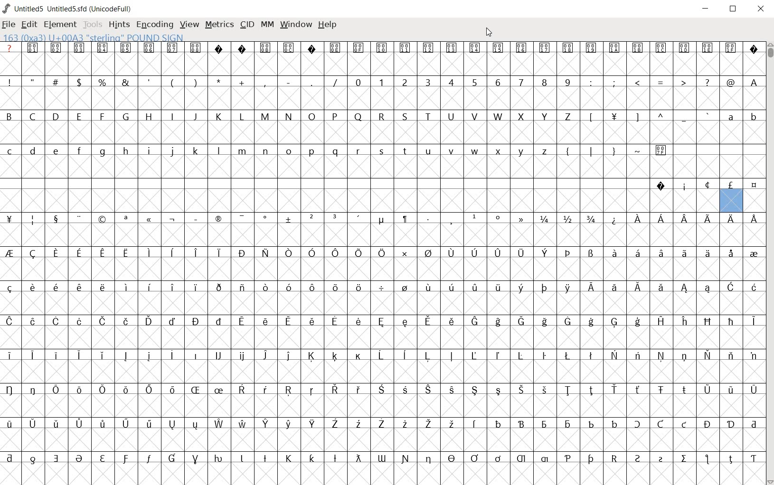 The width and height of the screenshot is (774, 485). I want to click on Symbol, so click(80, 459).